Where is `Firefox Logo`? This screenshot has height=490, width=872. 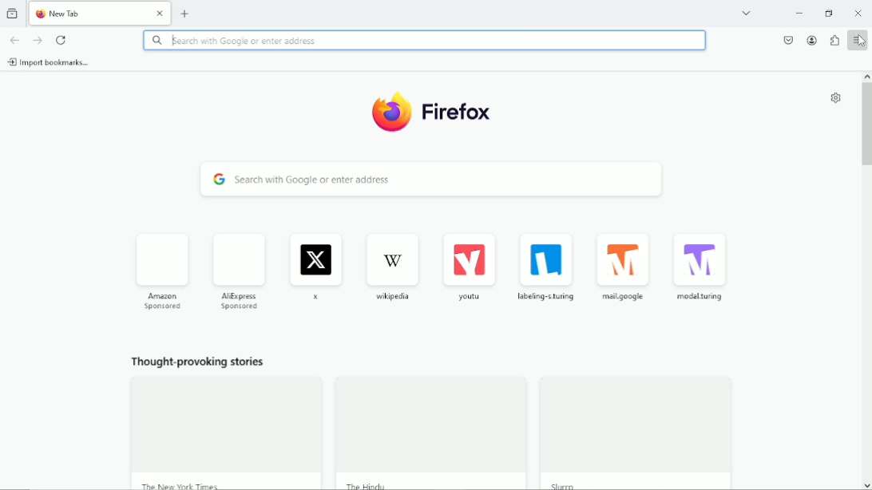 Firefox Logo is located at coordinates (435, 113).